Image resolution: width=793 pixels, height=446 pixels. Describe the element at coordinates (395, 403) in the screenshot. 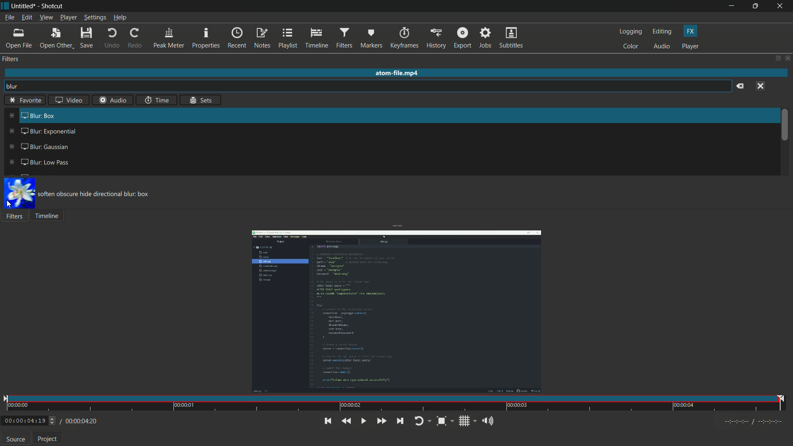

I see `time` at that location.